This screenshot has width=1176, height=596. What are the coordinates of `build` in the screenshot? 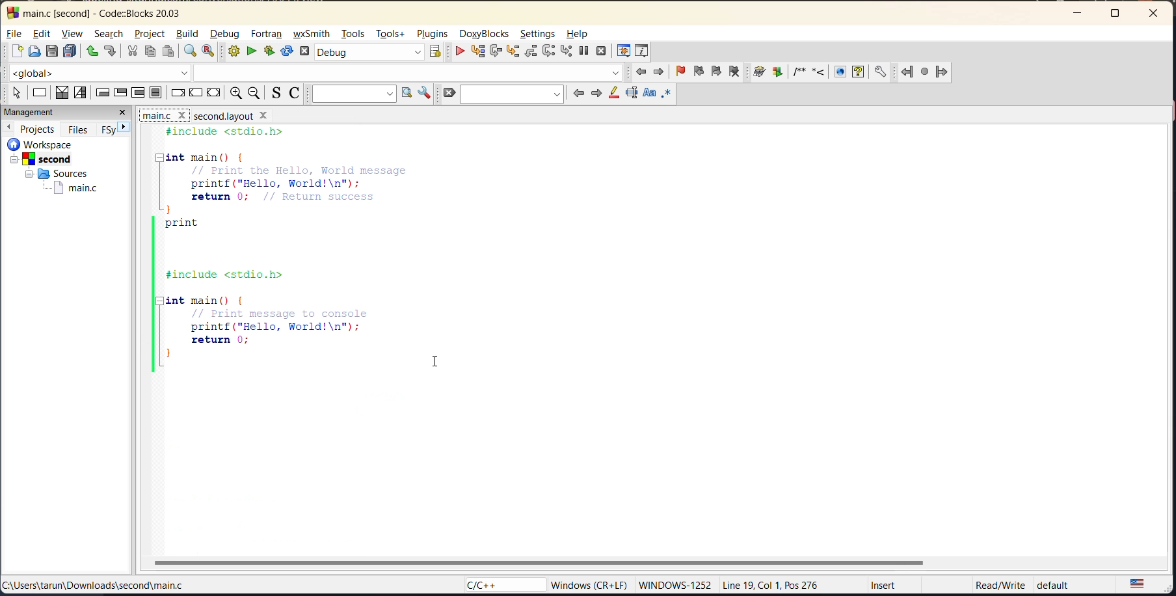 It's located at (235, 52).